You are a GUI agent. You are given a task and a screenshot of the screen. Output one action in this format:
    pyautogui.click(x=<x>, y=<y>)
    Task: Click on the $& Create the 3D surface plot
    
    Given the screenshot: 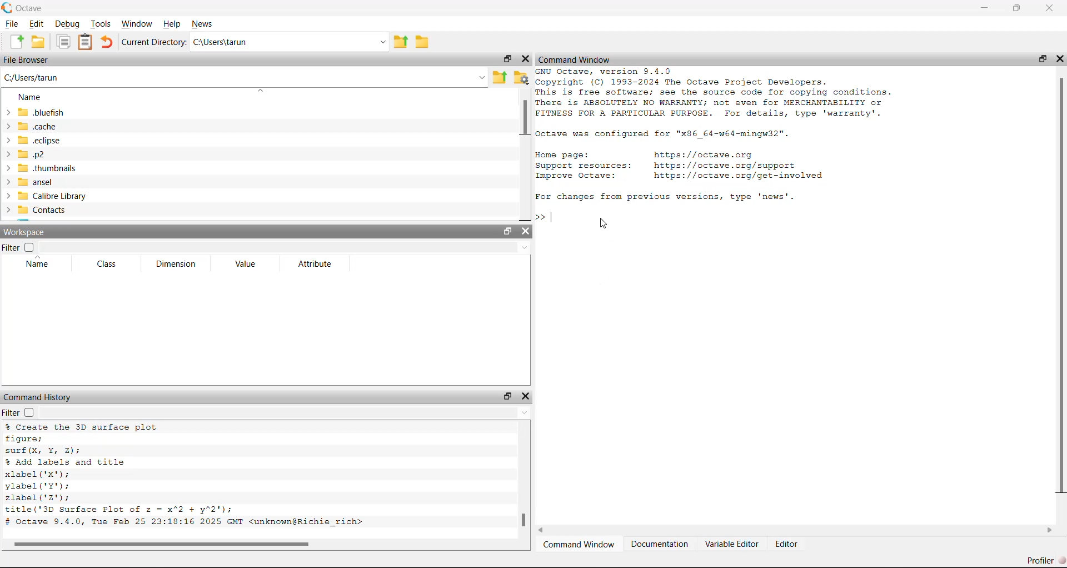 What is the action you would take?
    pyautogui.click(x=87, y=427)
    